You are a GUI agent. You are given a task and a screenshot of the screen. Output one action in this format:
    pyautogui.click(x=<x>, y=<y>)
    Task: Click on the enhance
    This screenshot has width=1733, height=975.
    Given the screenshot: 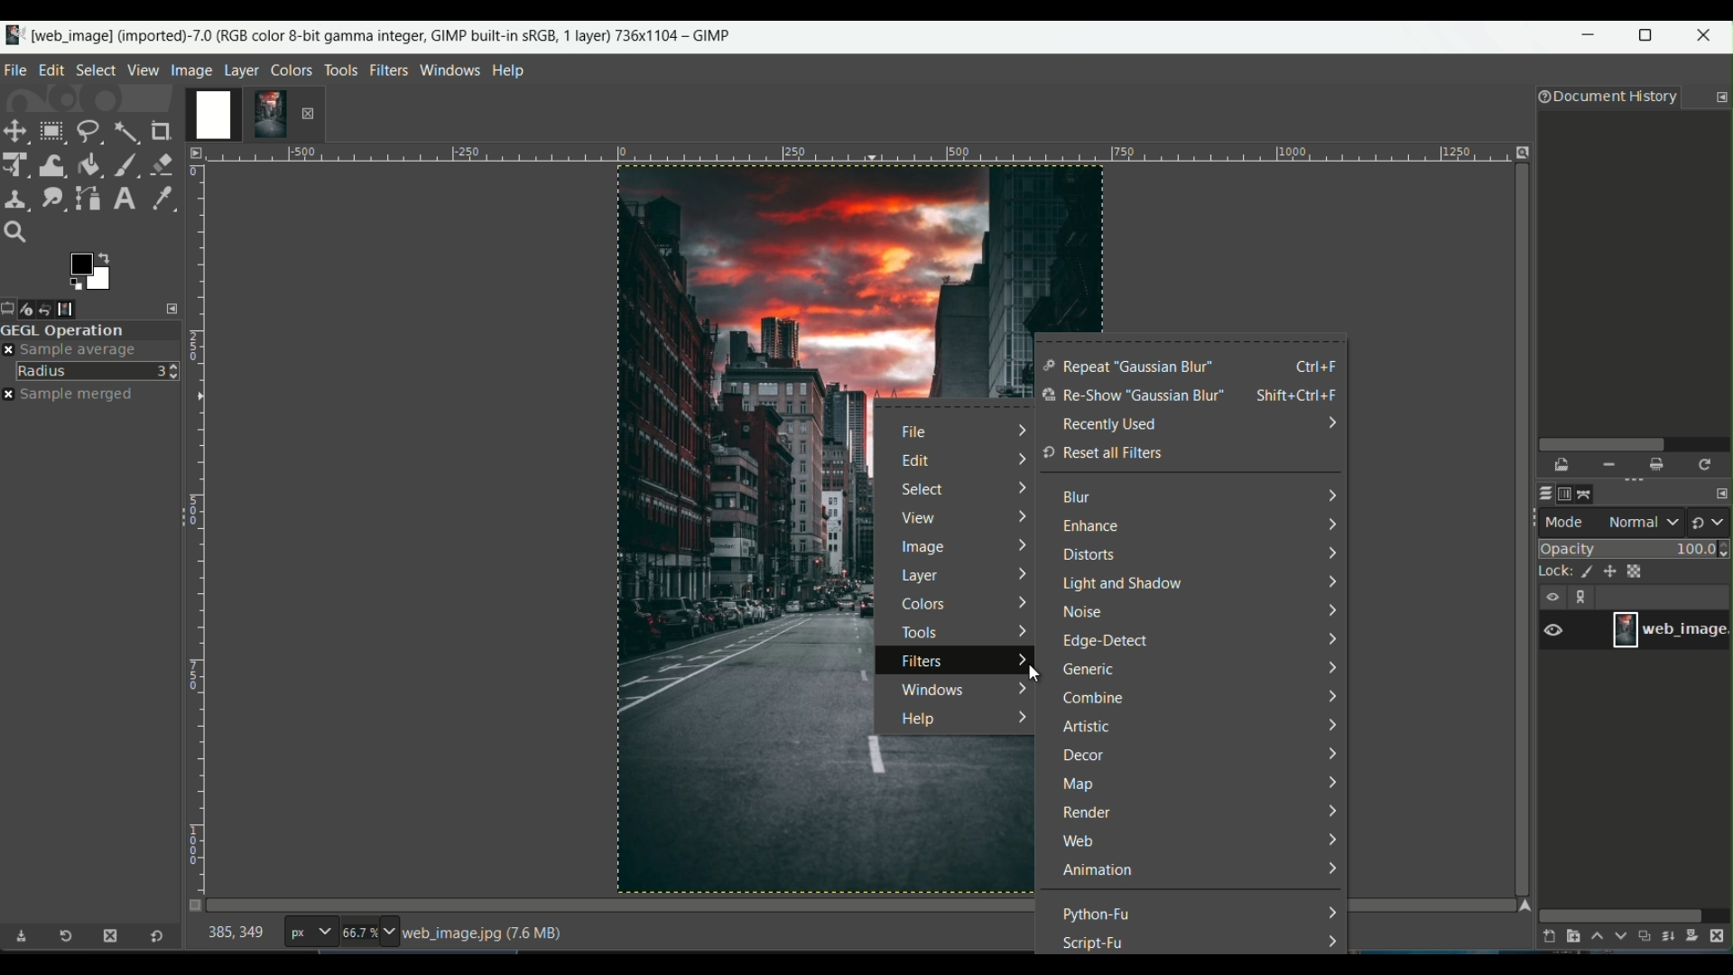 What is the action you would take?
    pyautogui.click(x=1088, y=528)
    